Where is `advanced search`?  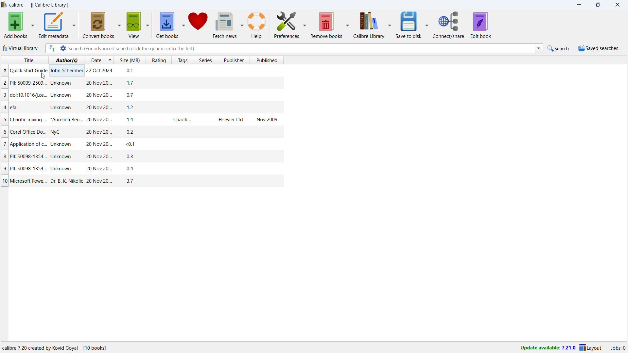
advanced search is located at coordinates (63, 49).